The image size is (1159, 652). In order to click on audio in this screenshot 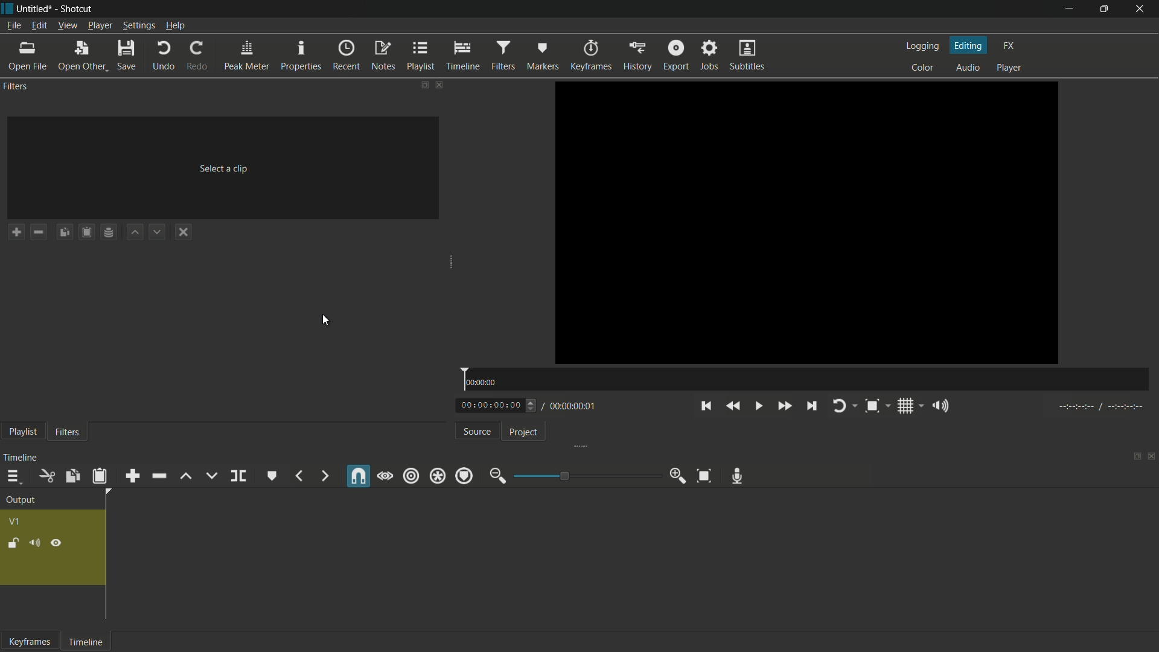, I will do `click(969, 68)`.